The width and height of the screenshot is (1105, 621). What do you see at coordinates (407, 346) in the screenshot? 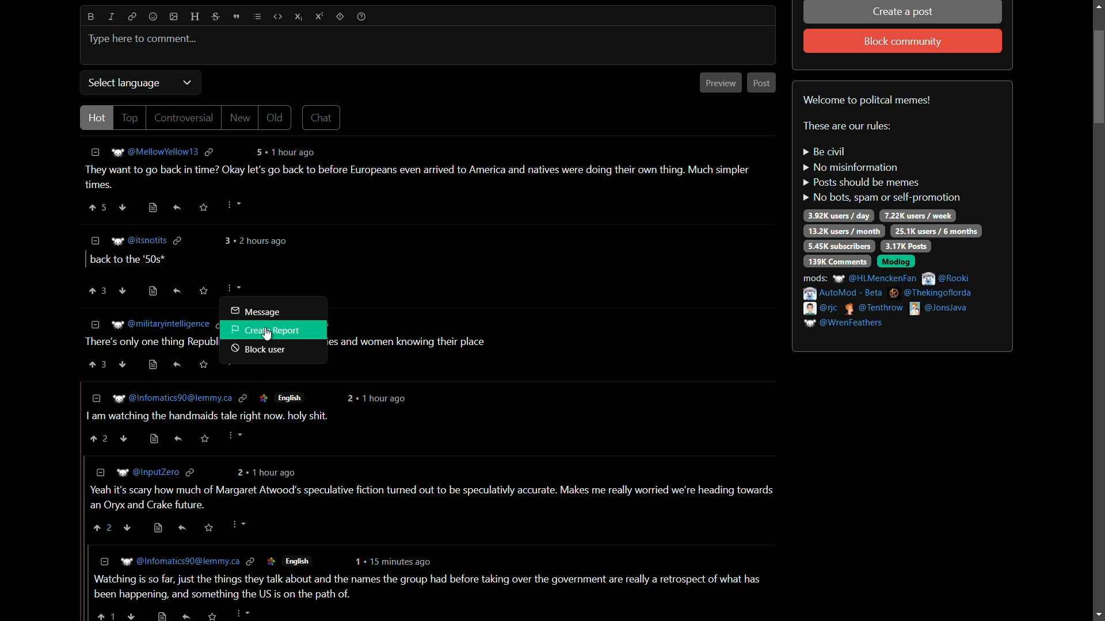
I see `comment-3` at bounding box center [407, 346].